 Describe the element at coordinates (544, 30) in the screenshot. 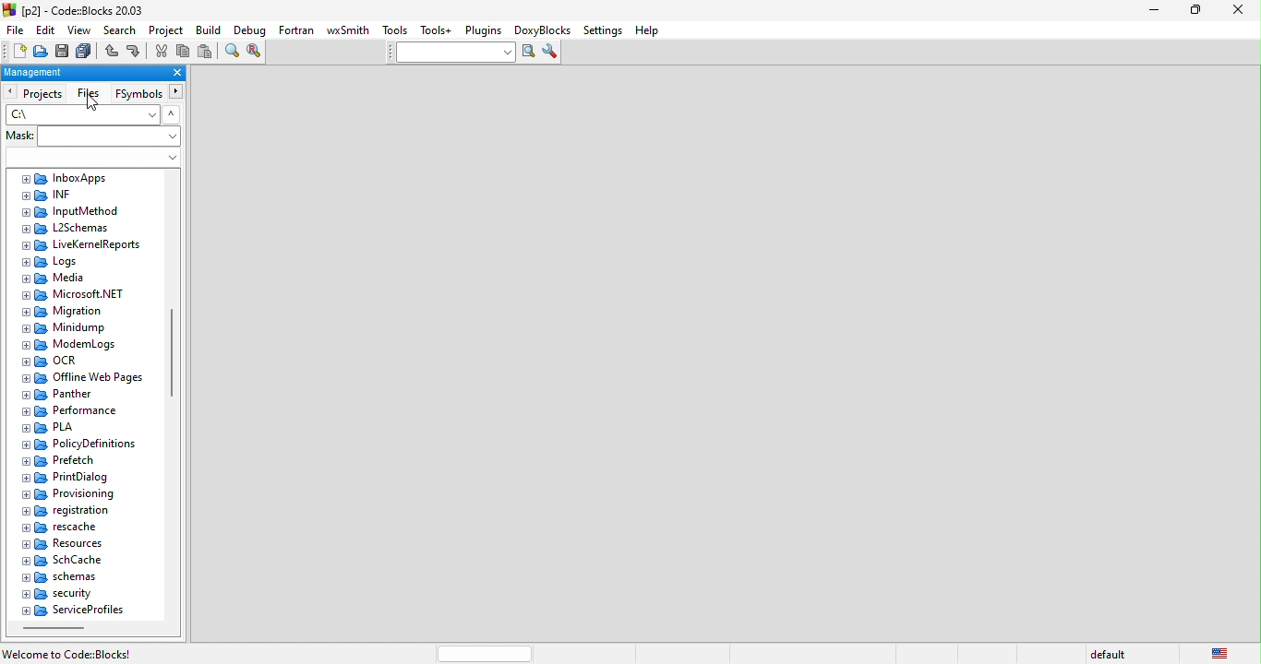

I see `doxyblocks` at that location.